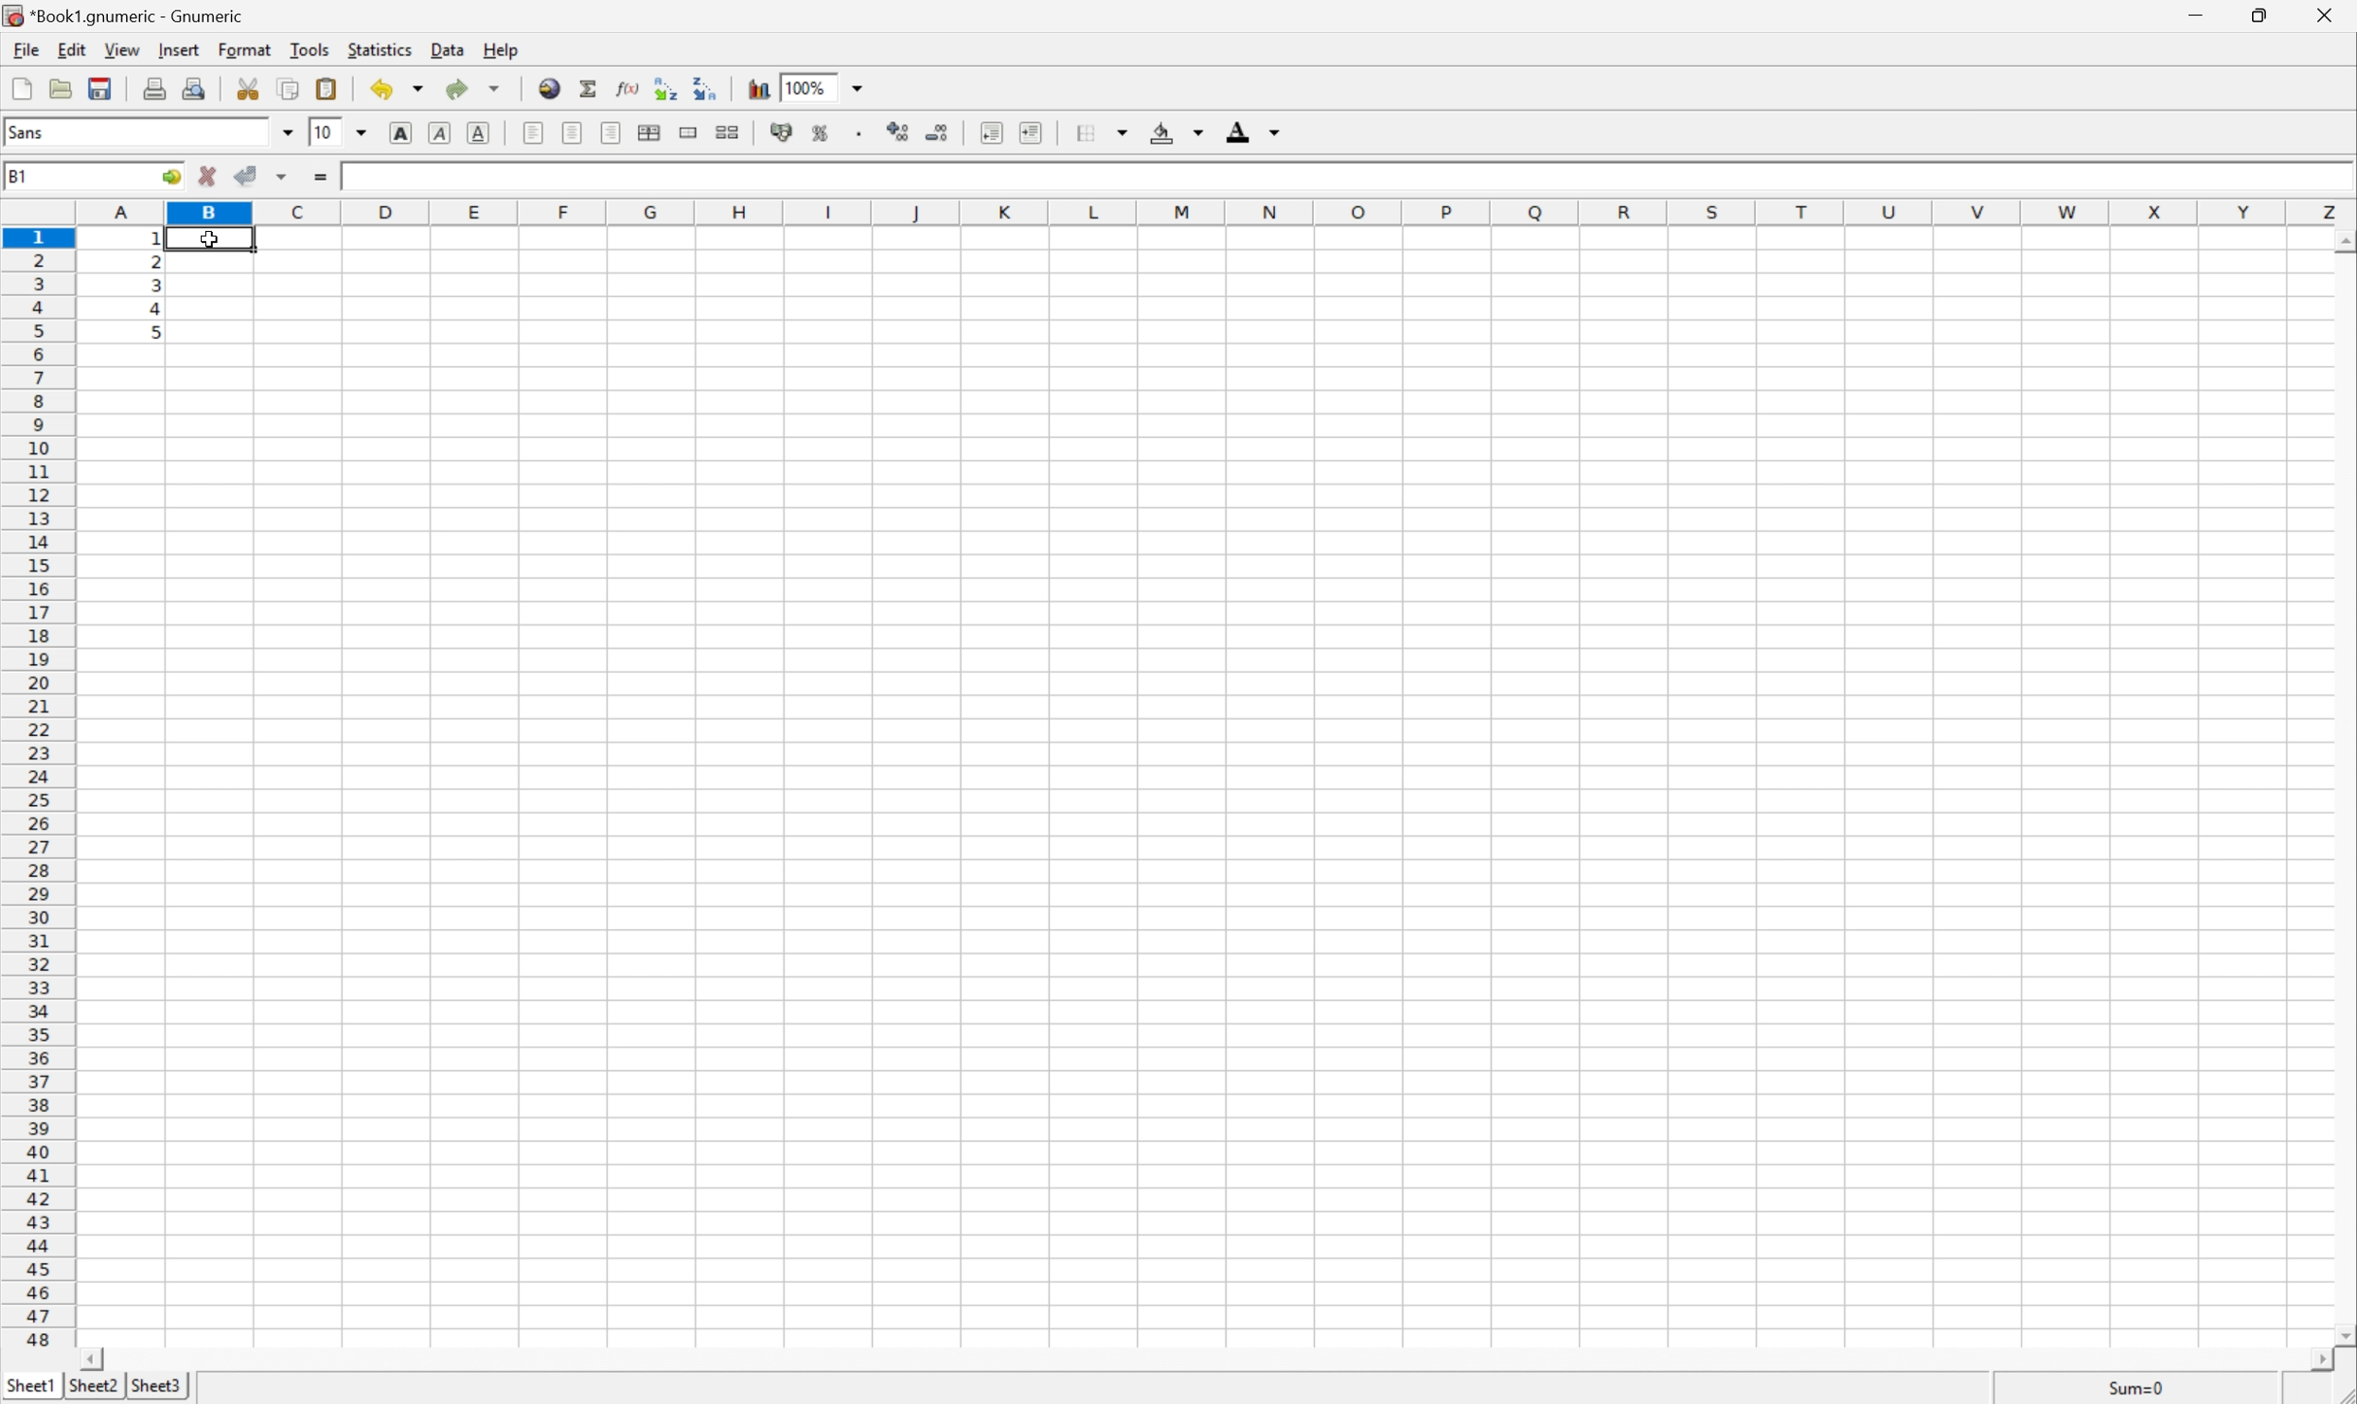  Describe the element at coordinates (193, 86) in the screenshot. I see `Print preview` at that location.